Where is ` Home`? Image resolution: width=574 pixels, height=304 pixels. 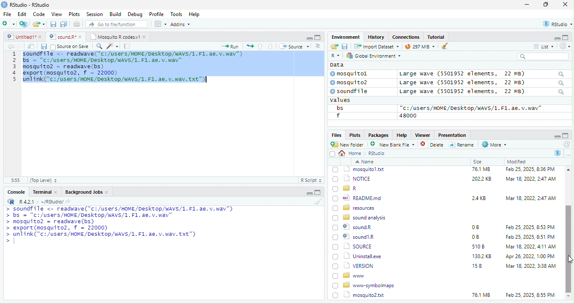  Home is located at coordinates (352, 153).